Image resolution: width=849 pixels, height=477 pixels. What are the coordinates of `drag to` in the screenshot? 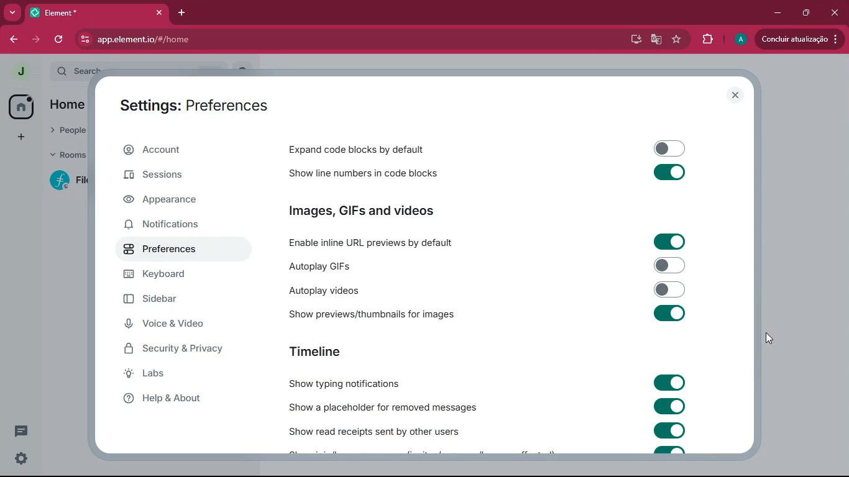 It's located at (770, 338).